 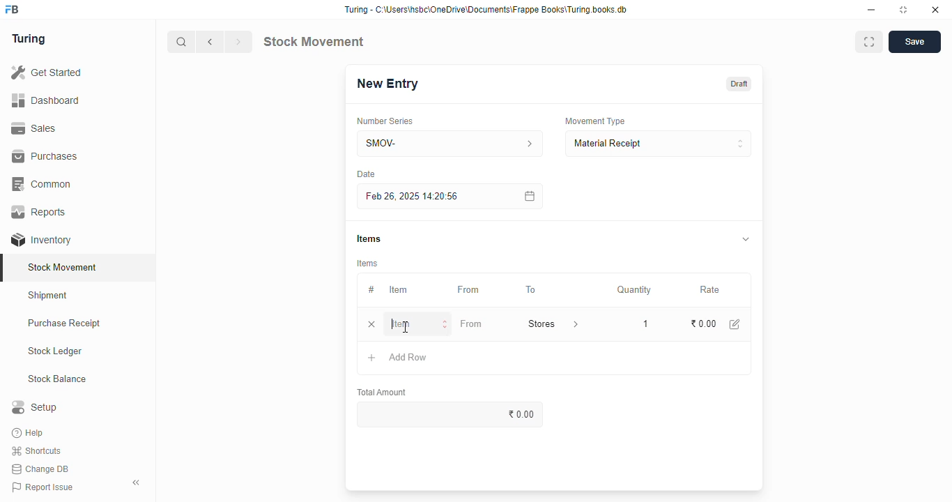 What do you see at coordinates (137, 482) in the screenshot?
I see `toggle sidebar` at bounding box center [137, 482].